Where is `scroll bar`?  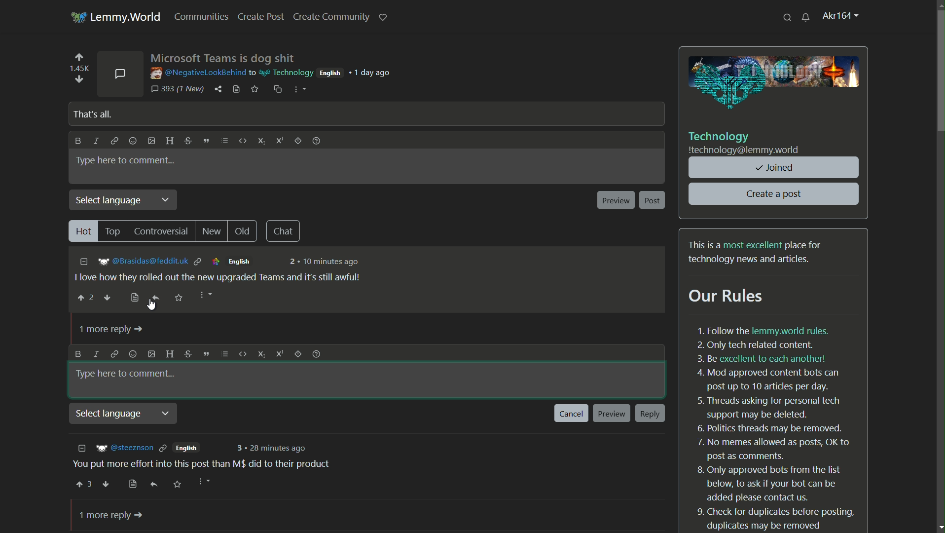 scroll bar is located at coordinates (941, 81).